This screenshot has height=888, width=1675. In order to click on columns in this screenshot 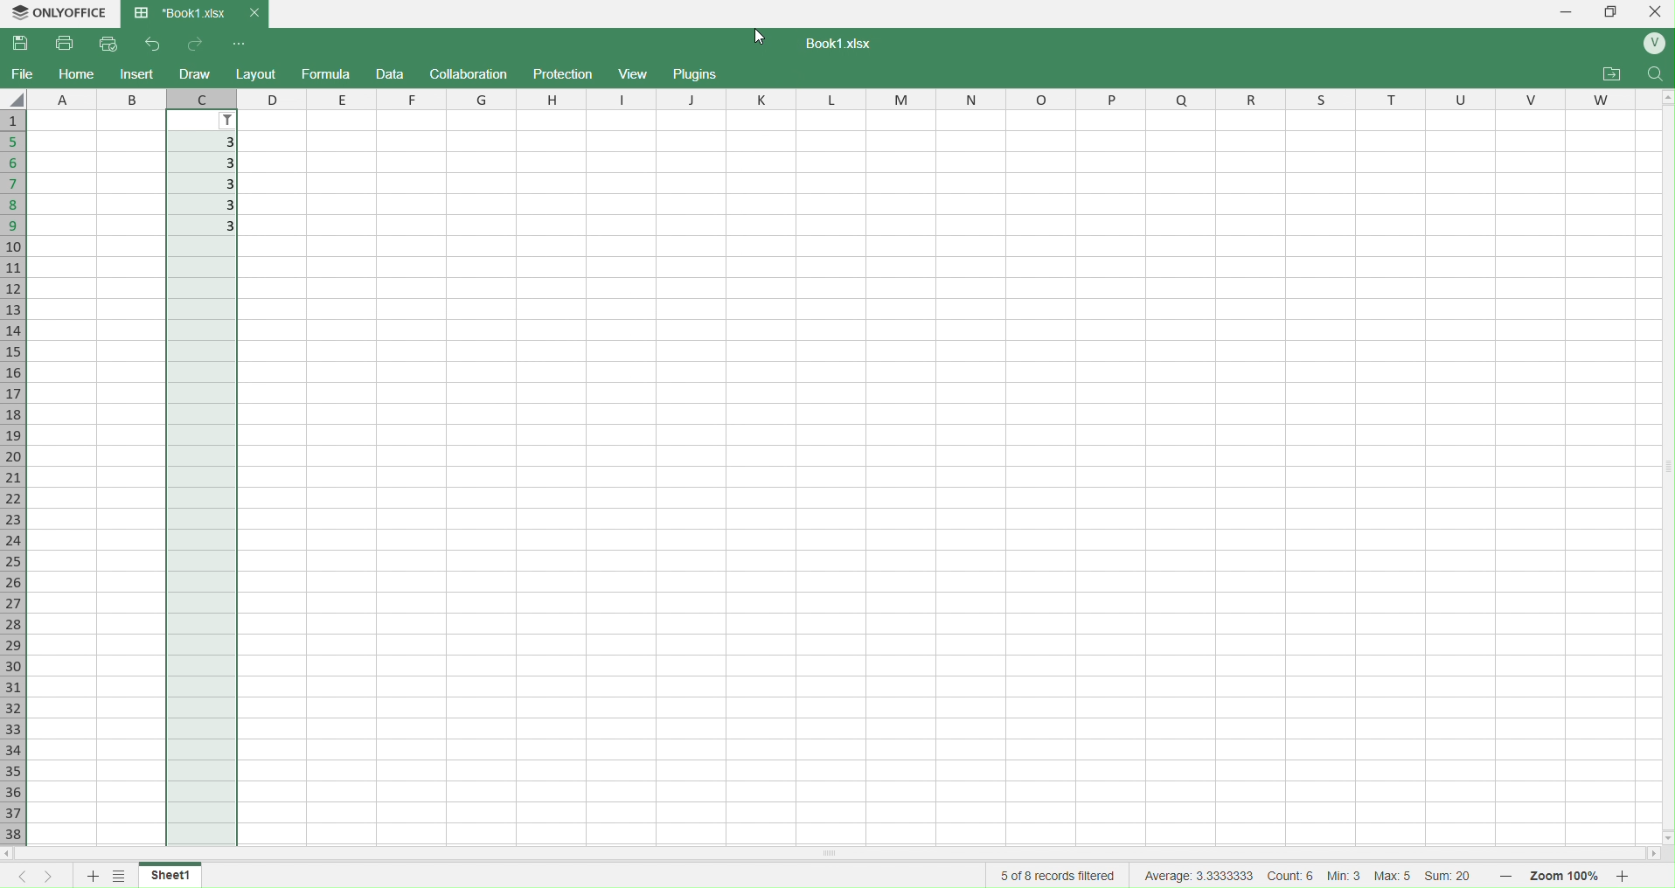, I will do `click(941, 97)`.